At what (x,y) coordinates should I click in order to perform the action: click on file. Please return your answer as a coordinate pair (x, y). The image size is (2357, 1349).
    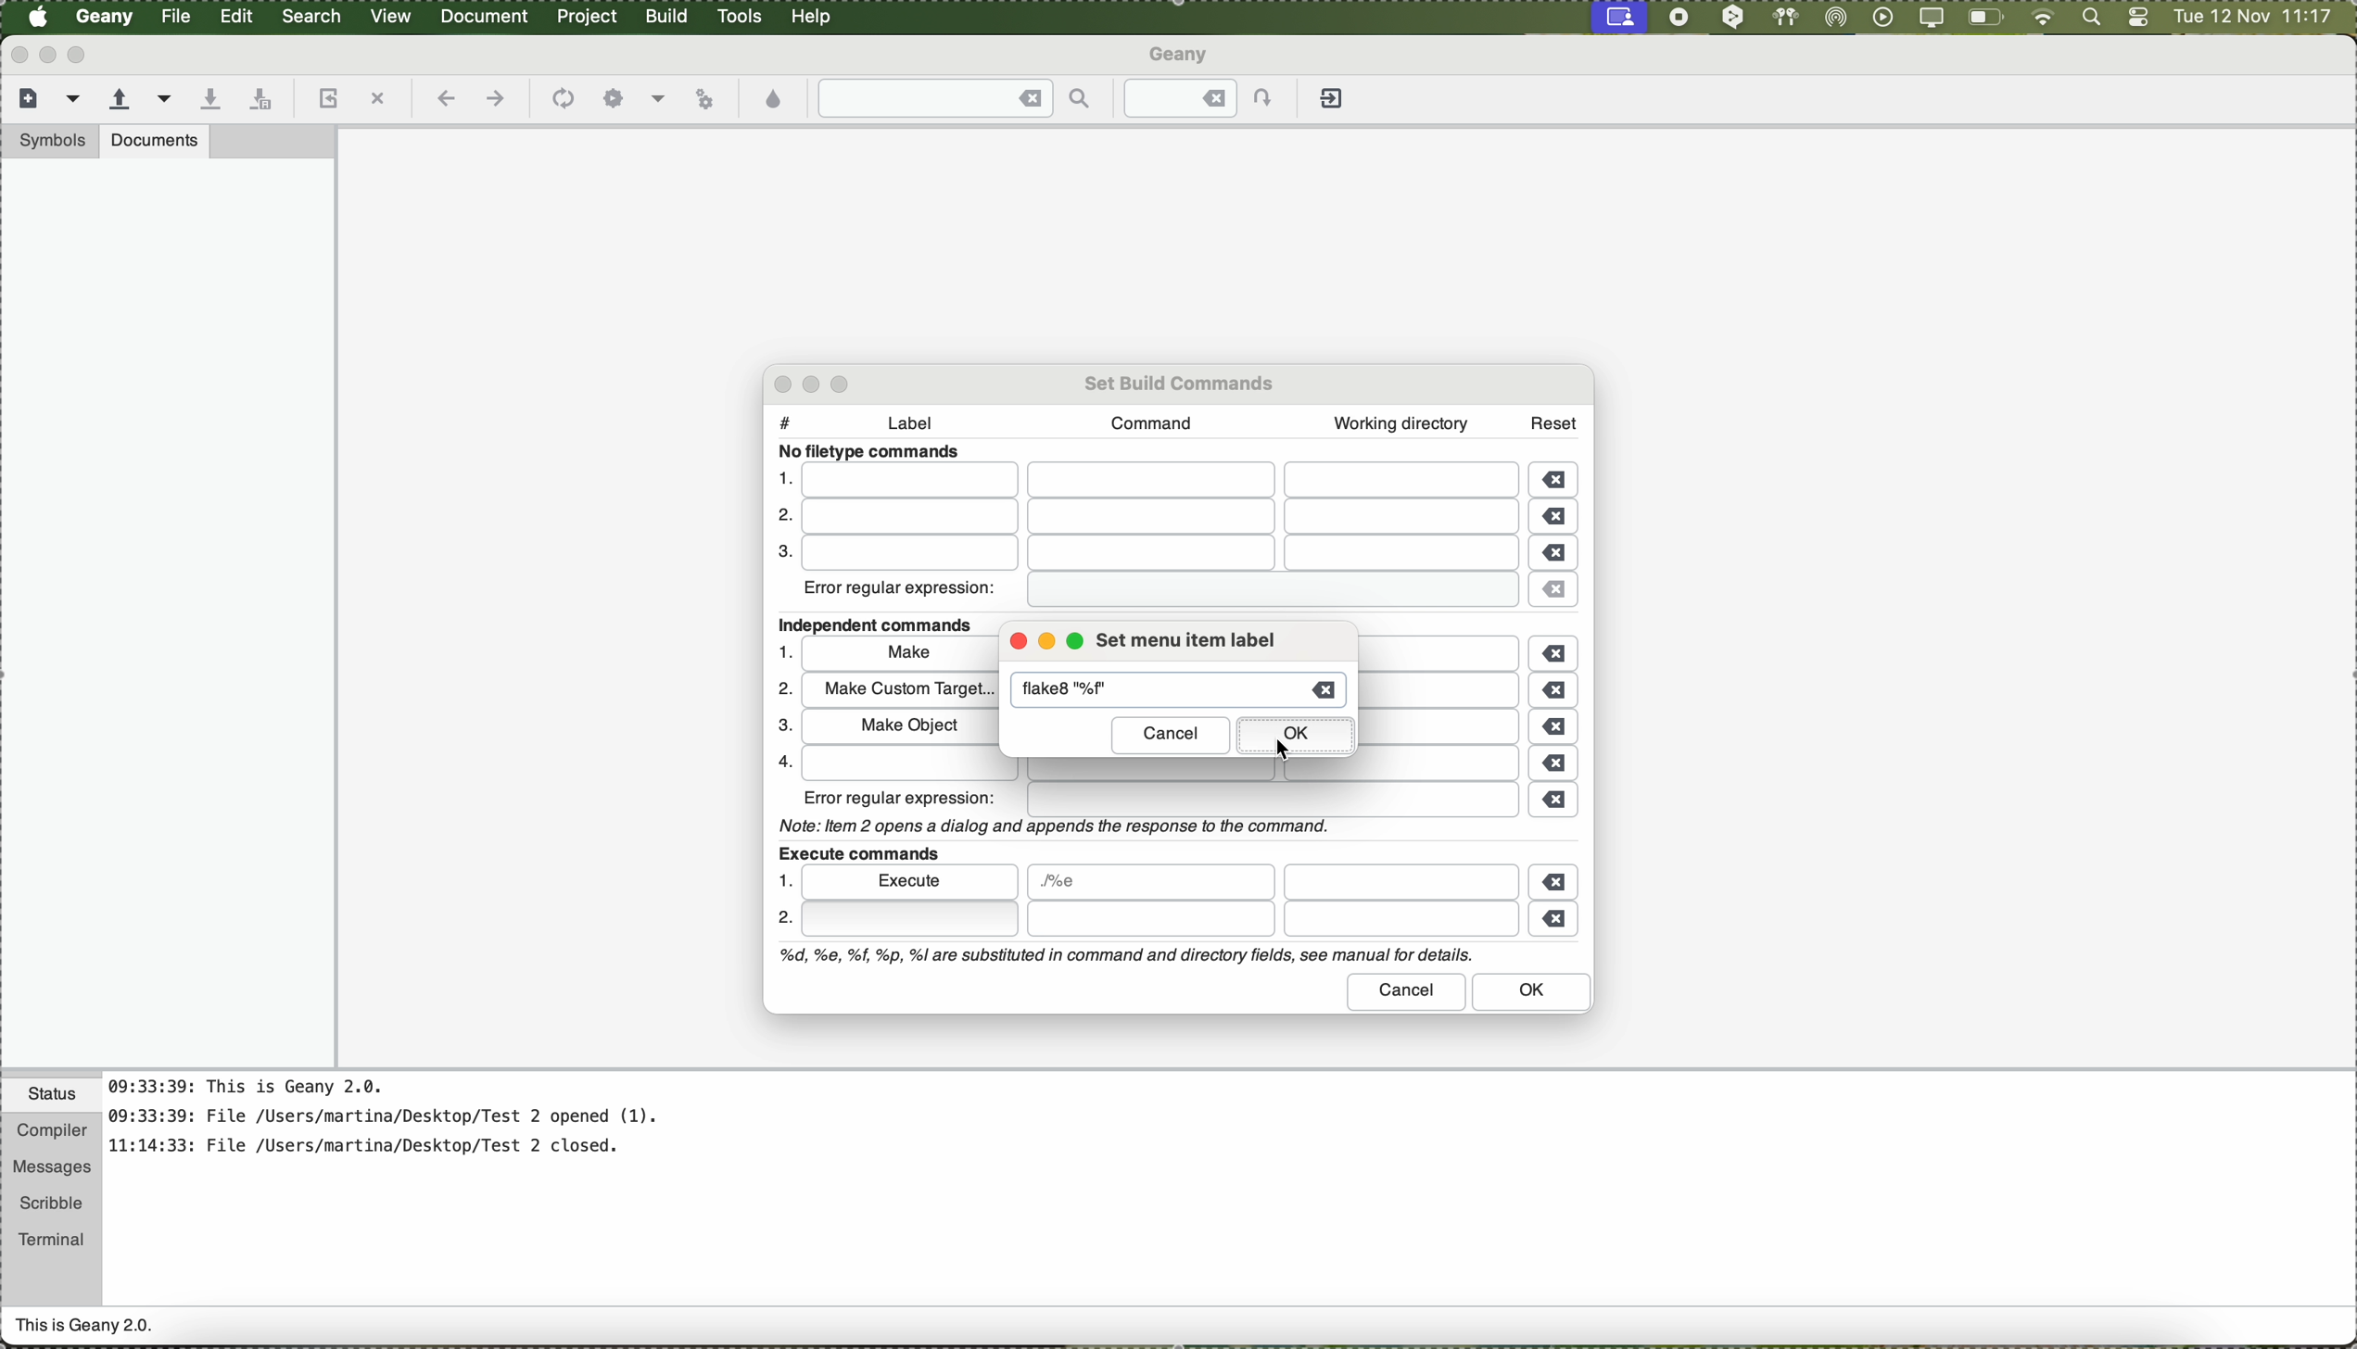
    Looking at the image, I should click on (1150, 882).